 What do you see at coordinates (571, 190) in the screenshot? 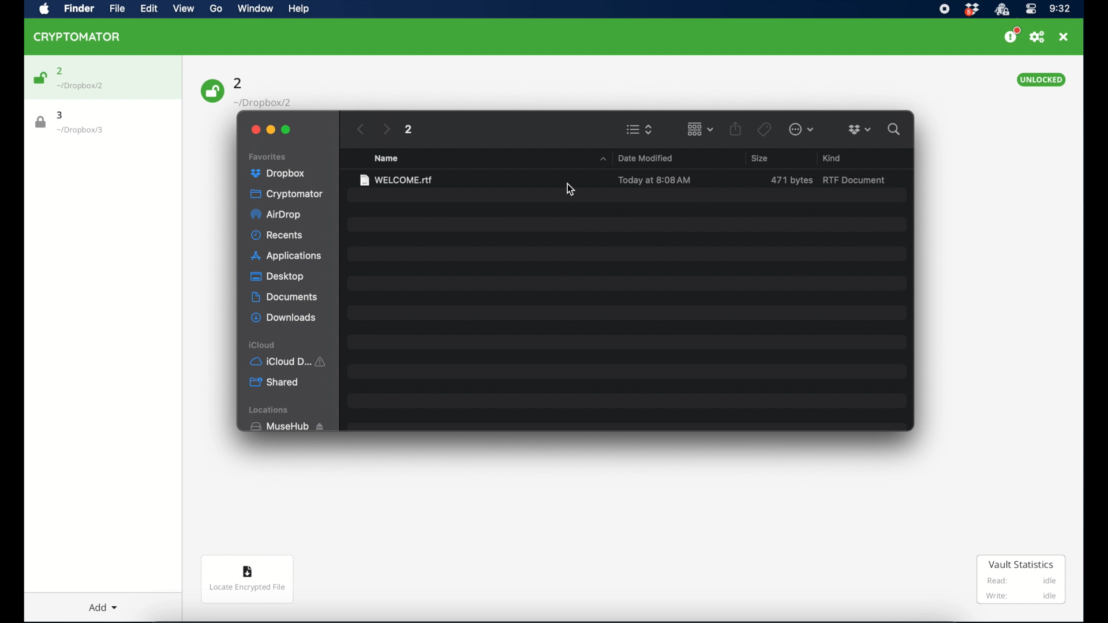
I see `cursor` at bounding box center [571, 190].